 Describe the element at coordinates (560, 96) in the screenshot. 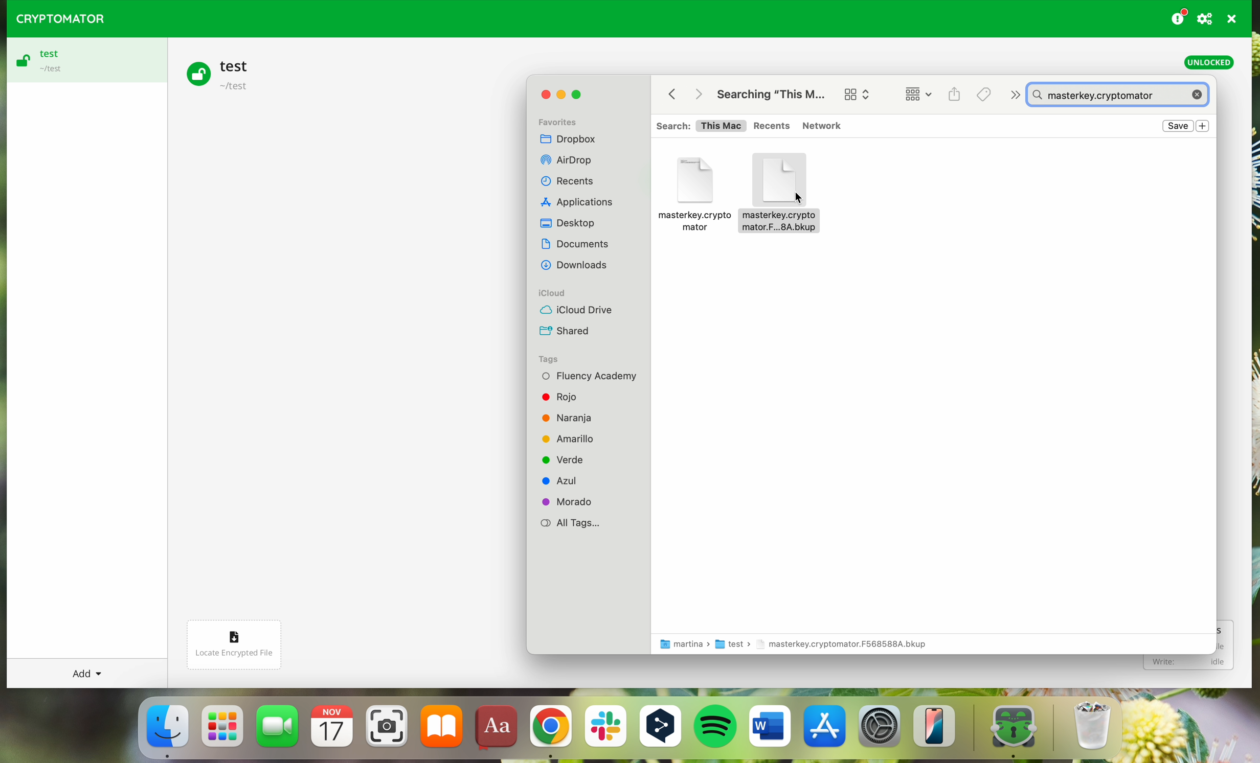

I see `minimize` at that location.